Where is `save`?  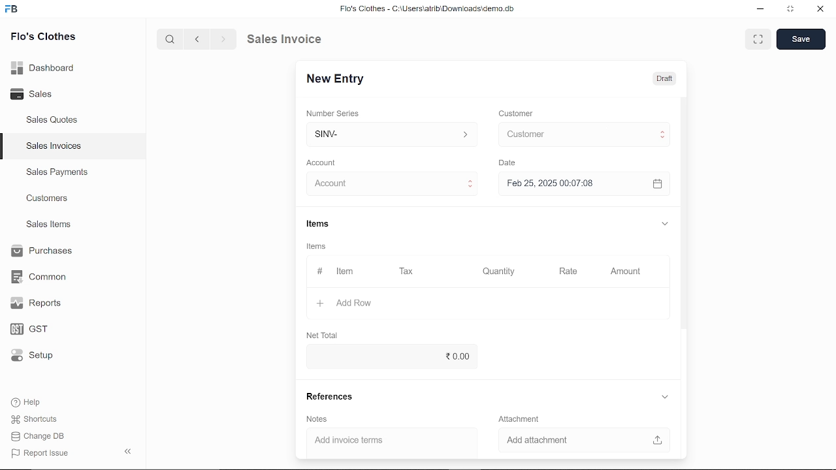 save is located at coordinates (801, 39).